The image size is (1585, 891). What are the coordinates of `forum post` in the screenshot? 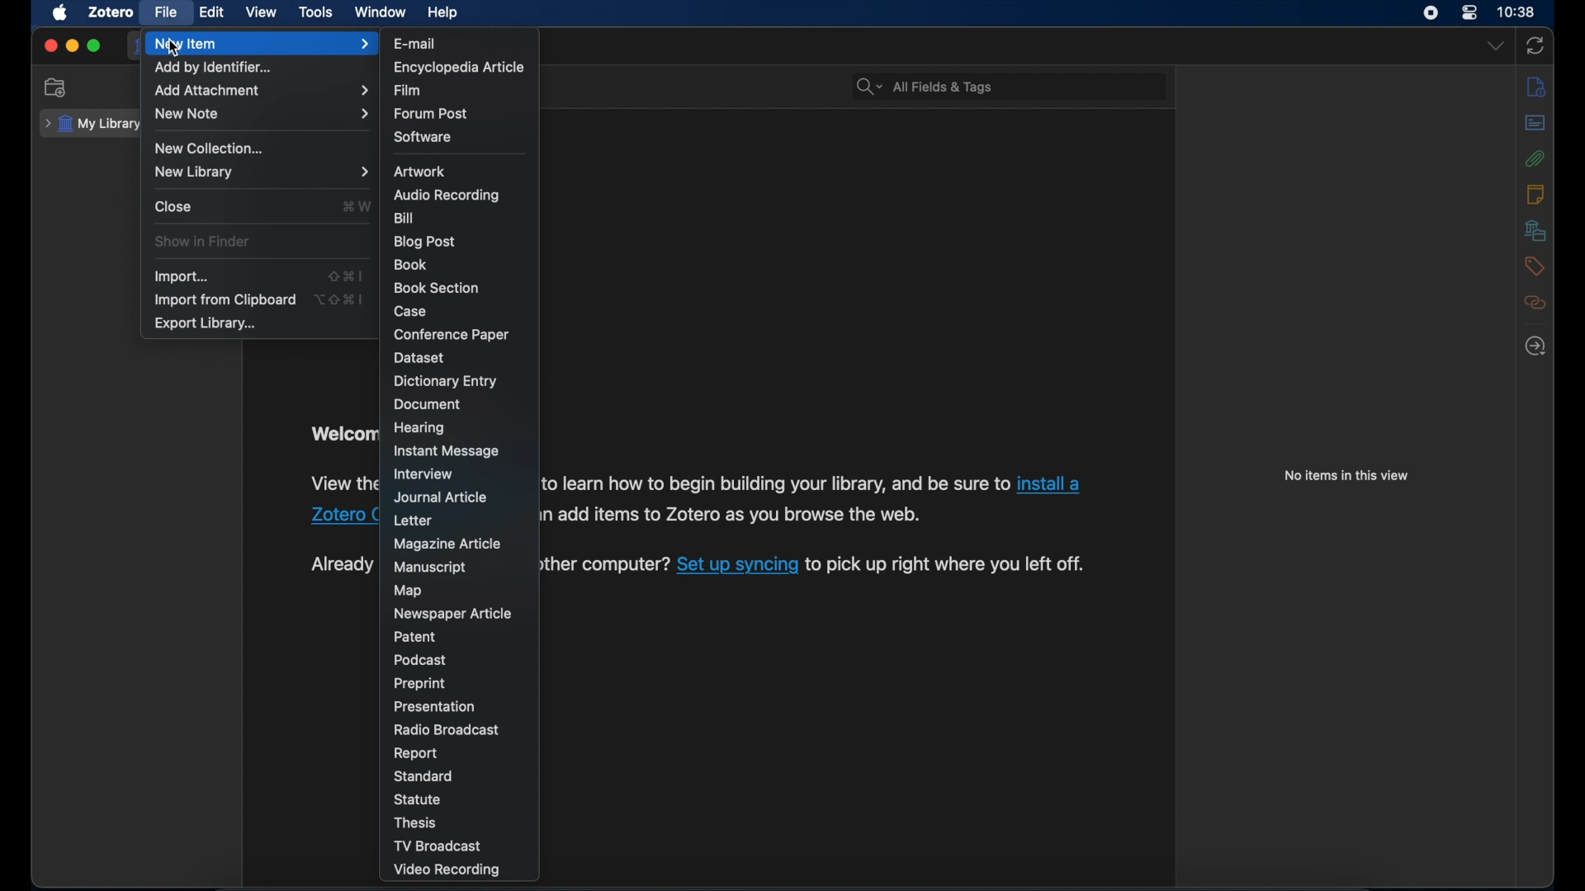 It's located at (431, 113).